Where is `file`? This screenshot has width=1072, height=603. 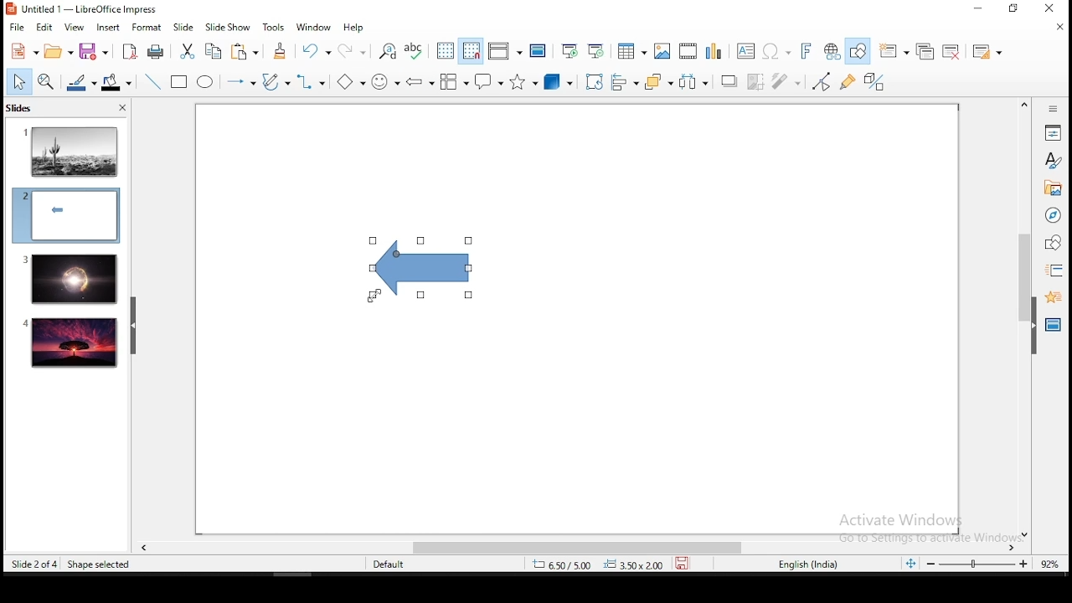 file is located at coordinates (18, 28).